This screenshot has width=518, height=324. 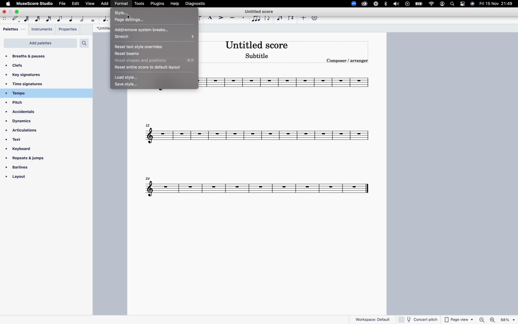 What do you see at coordinates (130, 18) in the screenshot?
I see `Cursor` at bounding box center [130, 18].